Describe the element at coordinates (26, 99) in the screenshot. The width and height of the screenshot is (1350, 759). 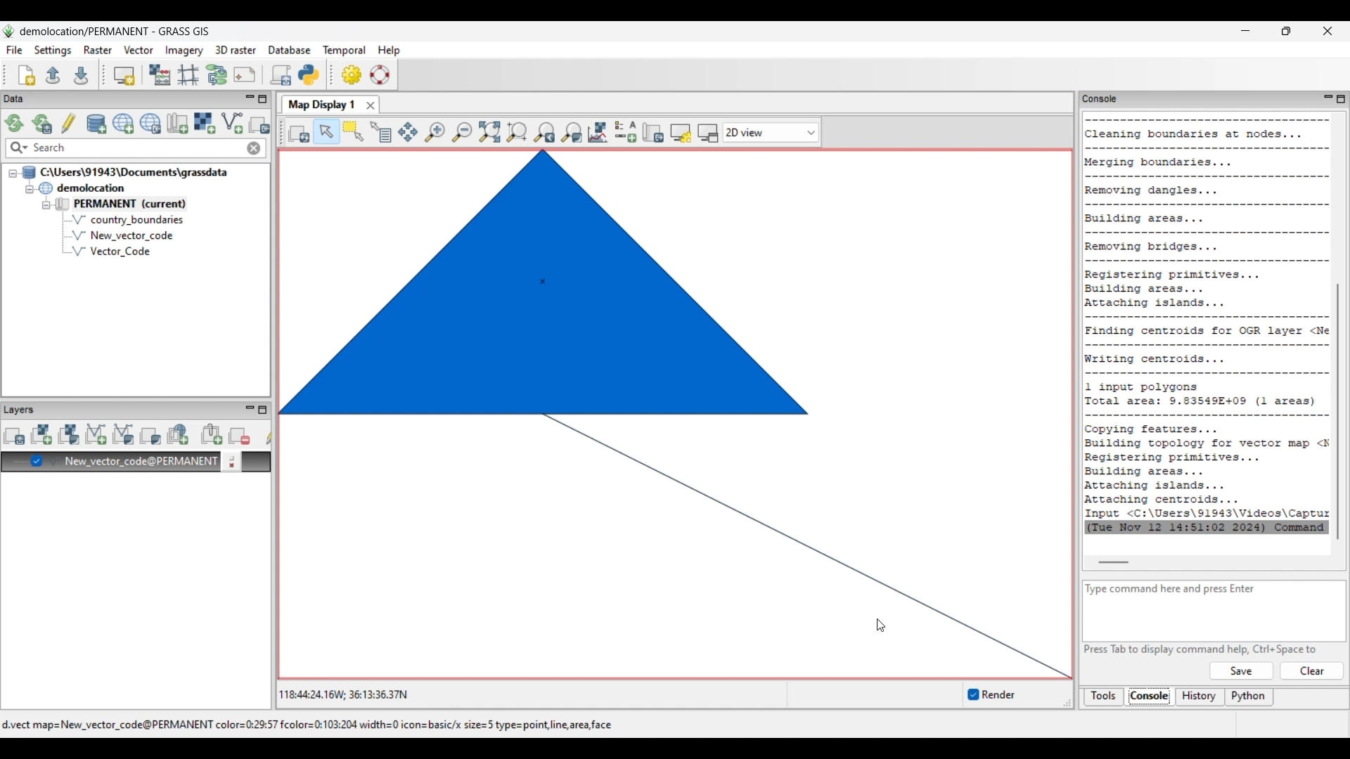
I see `Data` at that location.